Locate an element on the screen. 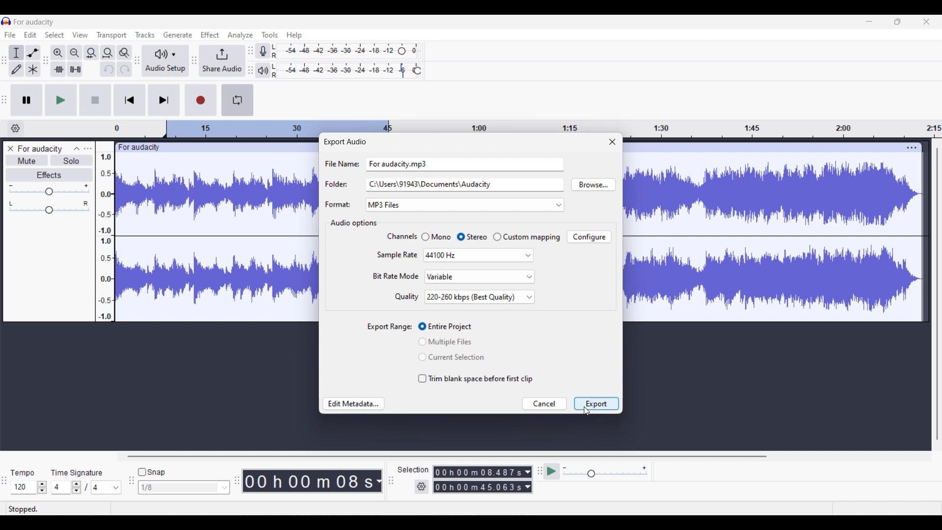 The image size is (942, 530). Effect menu is located at coordinates (209, 34).